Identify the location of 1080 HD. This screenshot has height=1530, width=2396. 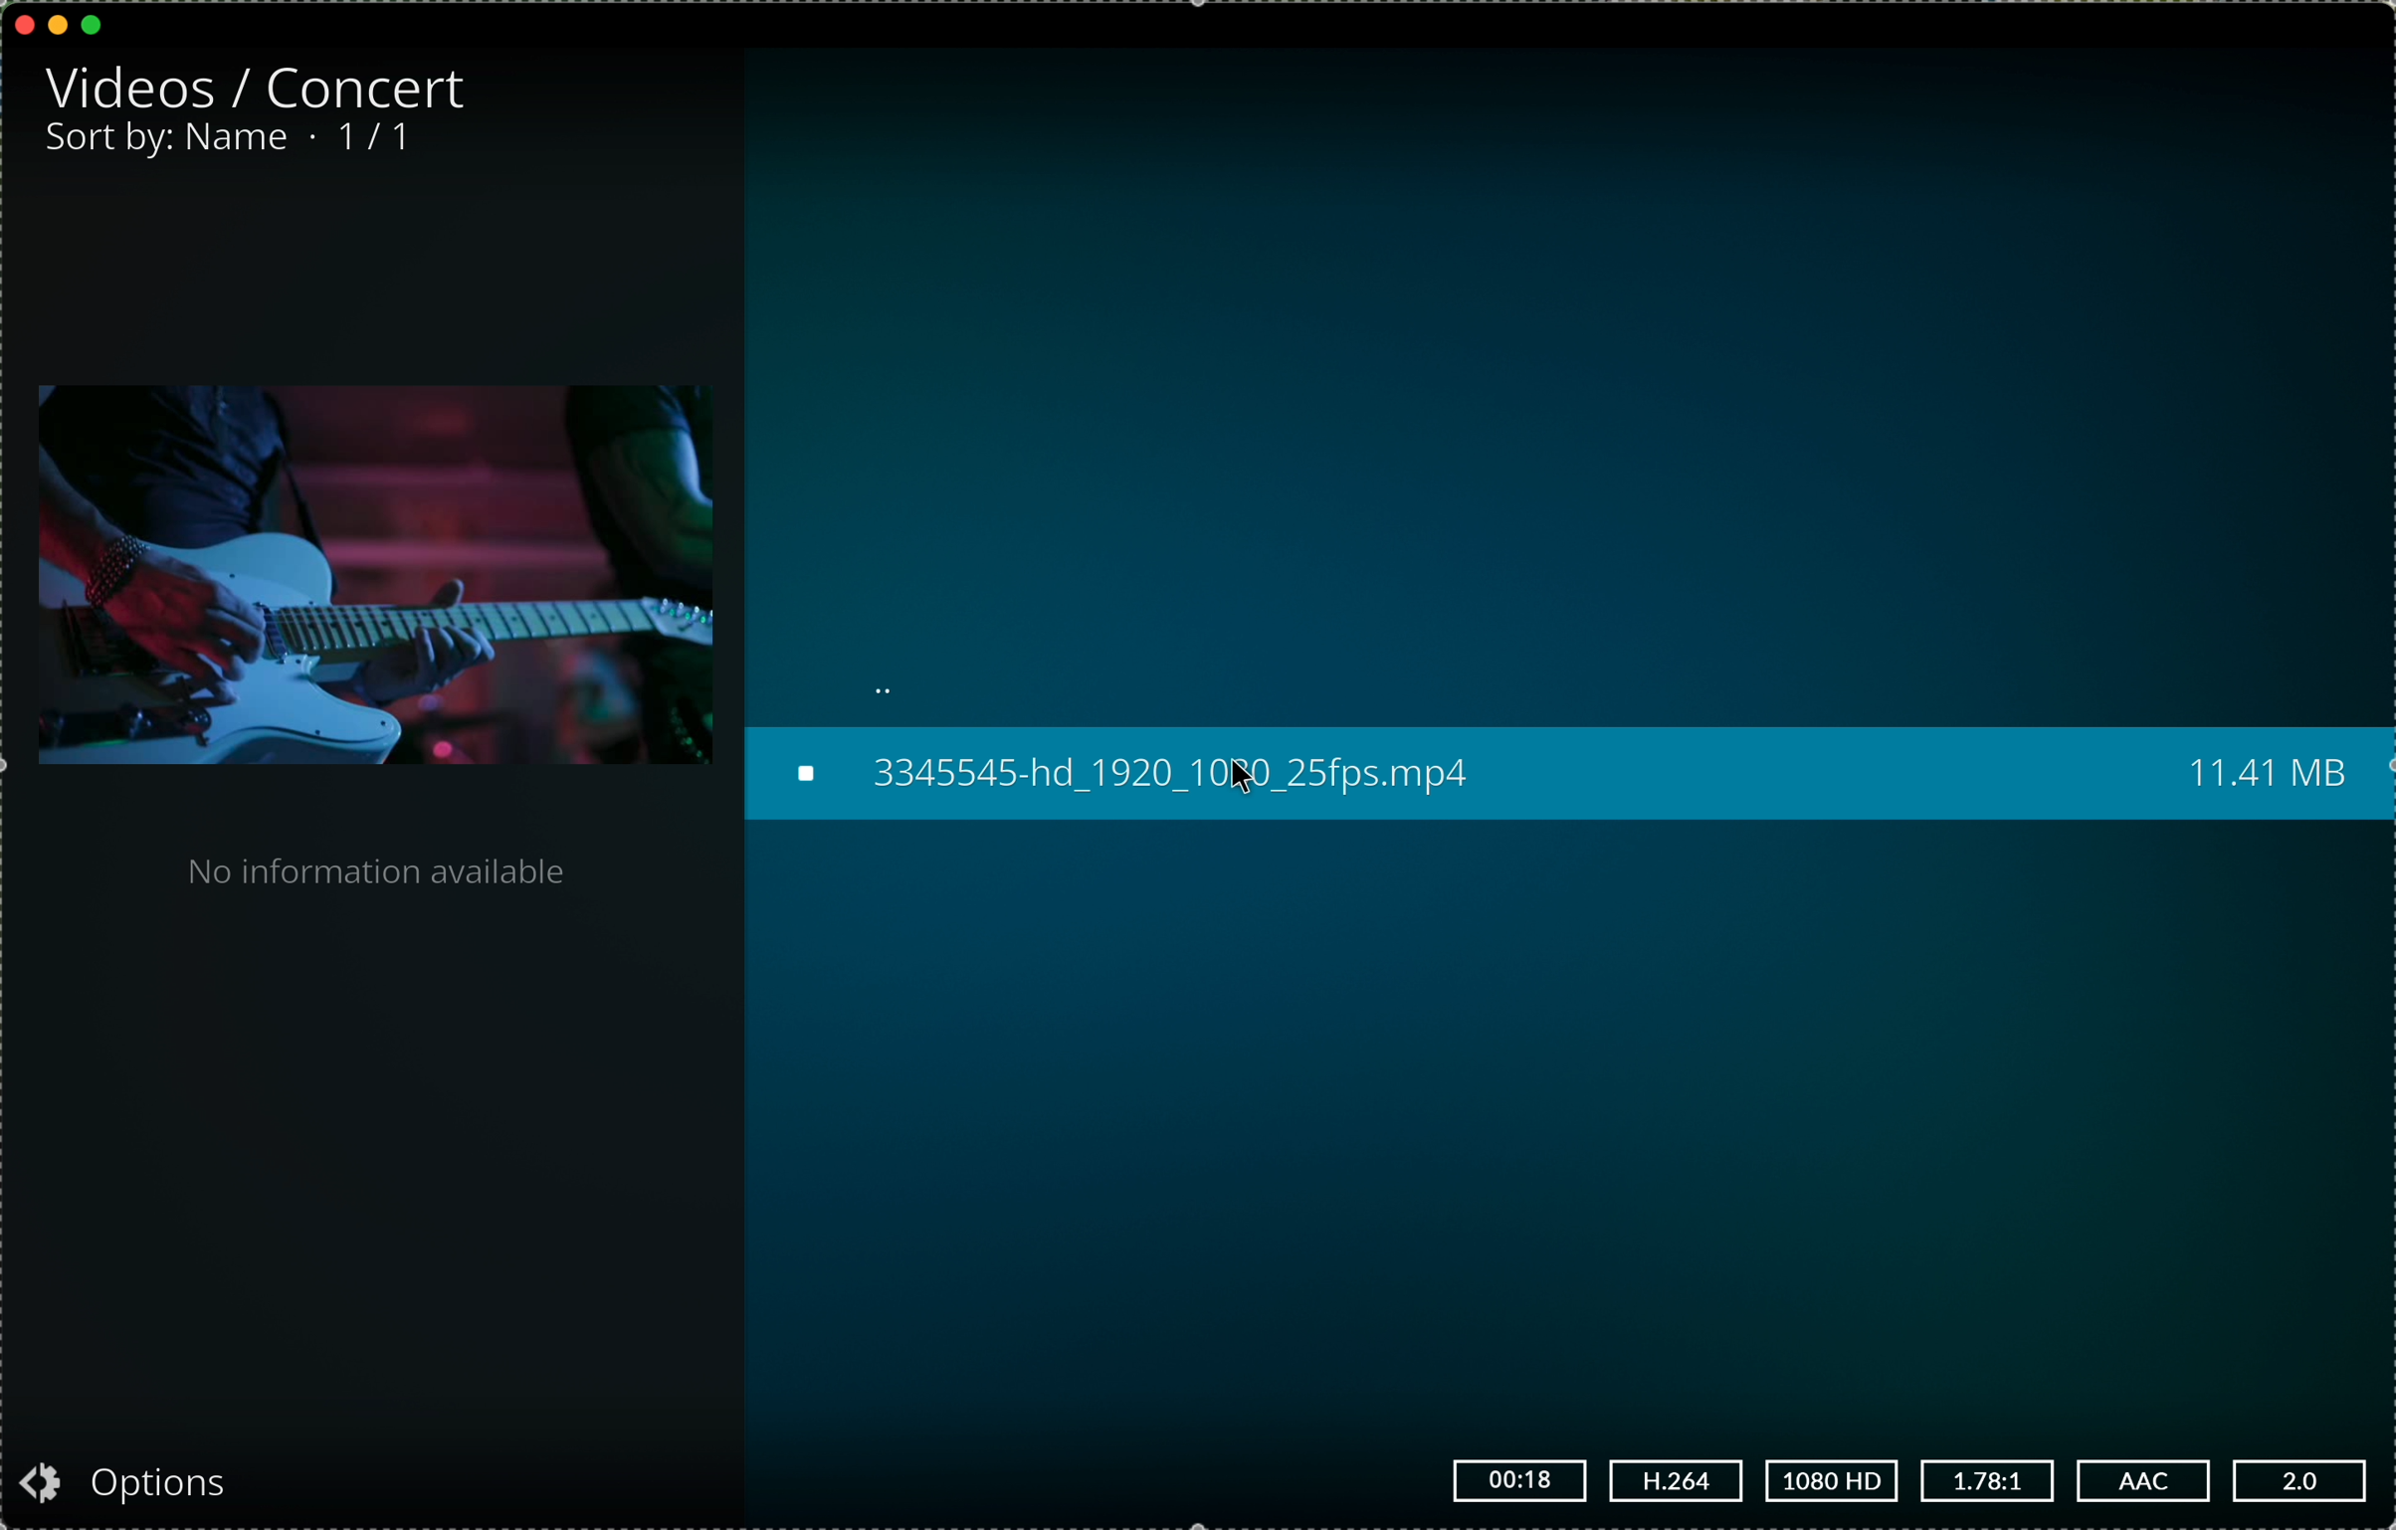
(1836, 1481).